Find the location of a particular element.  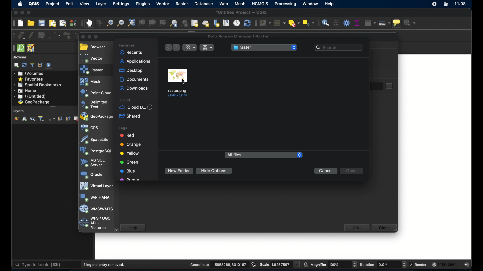

application is located at coordinates (136, 61).